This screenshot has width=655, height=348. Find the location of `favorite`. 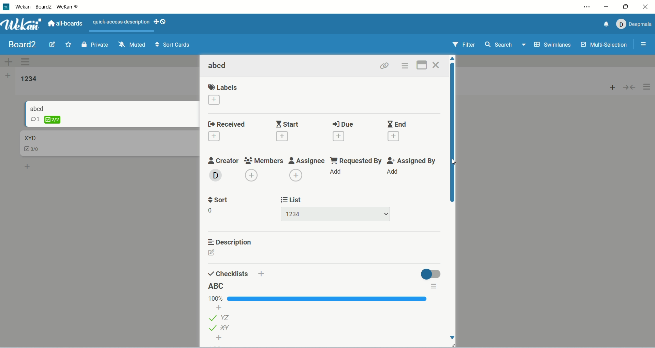

favorite is located at coordinates (68, 45).